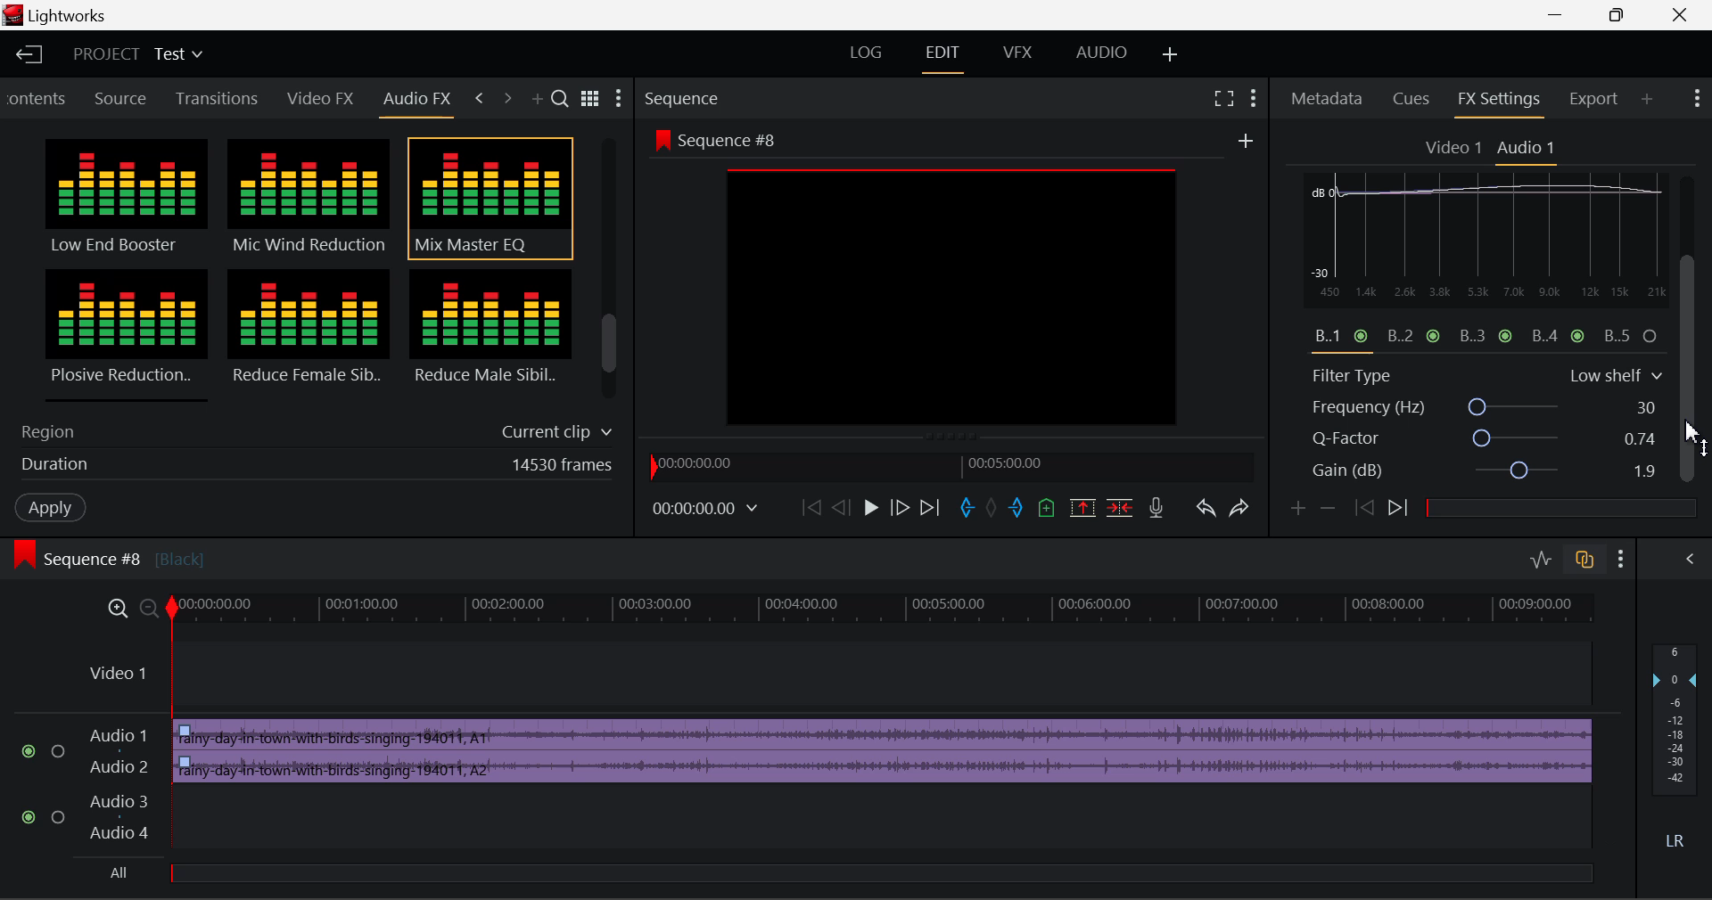 The image size is (1712, 900). I want to click on Duration, so click(311, 468).